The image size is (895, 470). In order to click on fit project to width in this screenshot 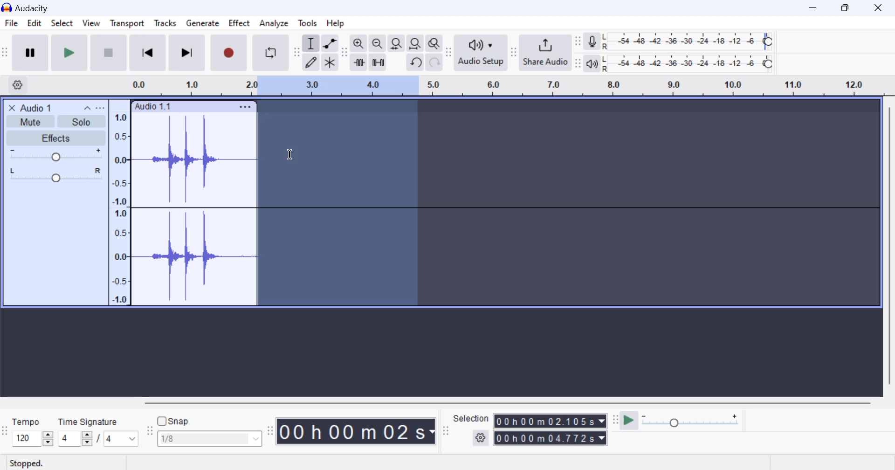, I will do `click(415, 44)`.